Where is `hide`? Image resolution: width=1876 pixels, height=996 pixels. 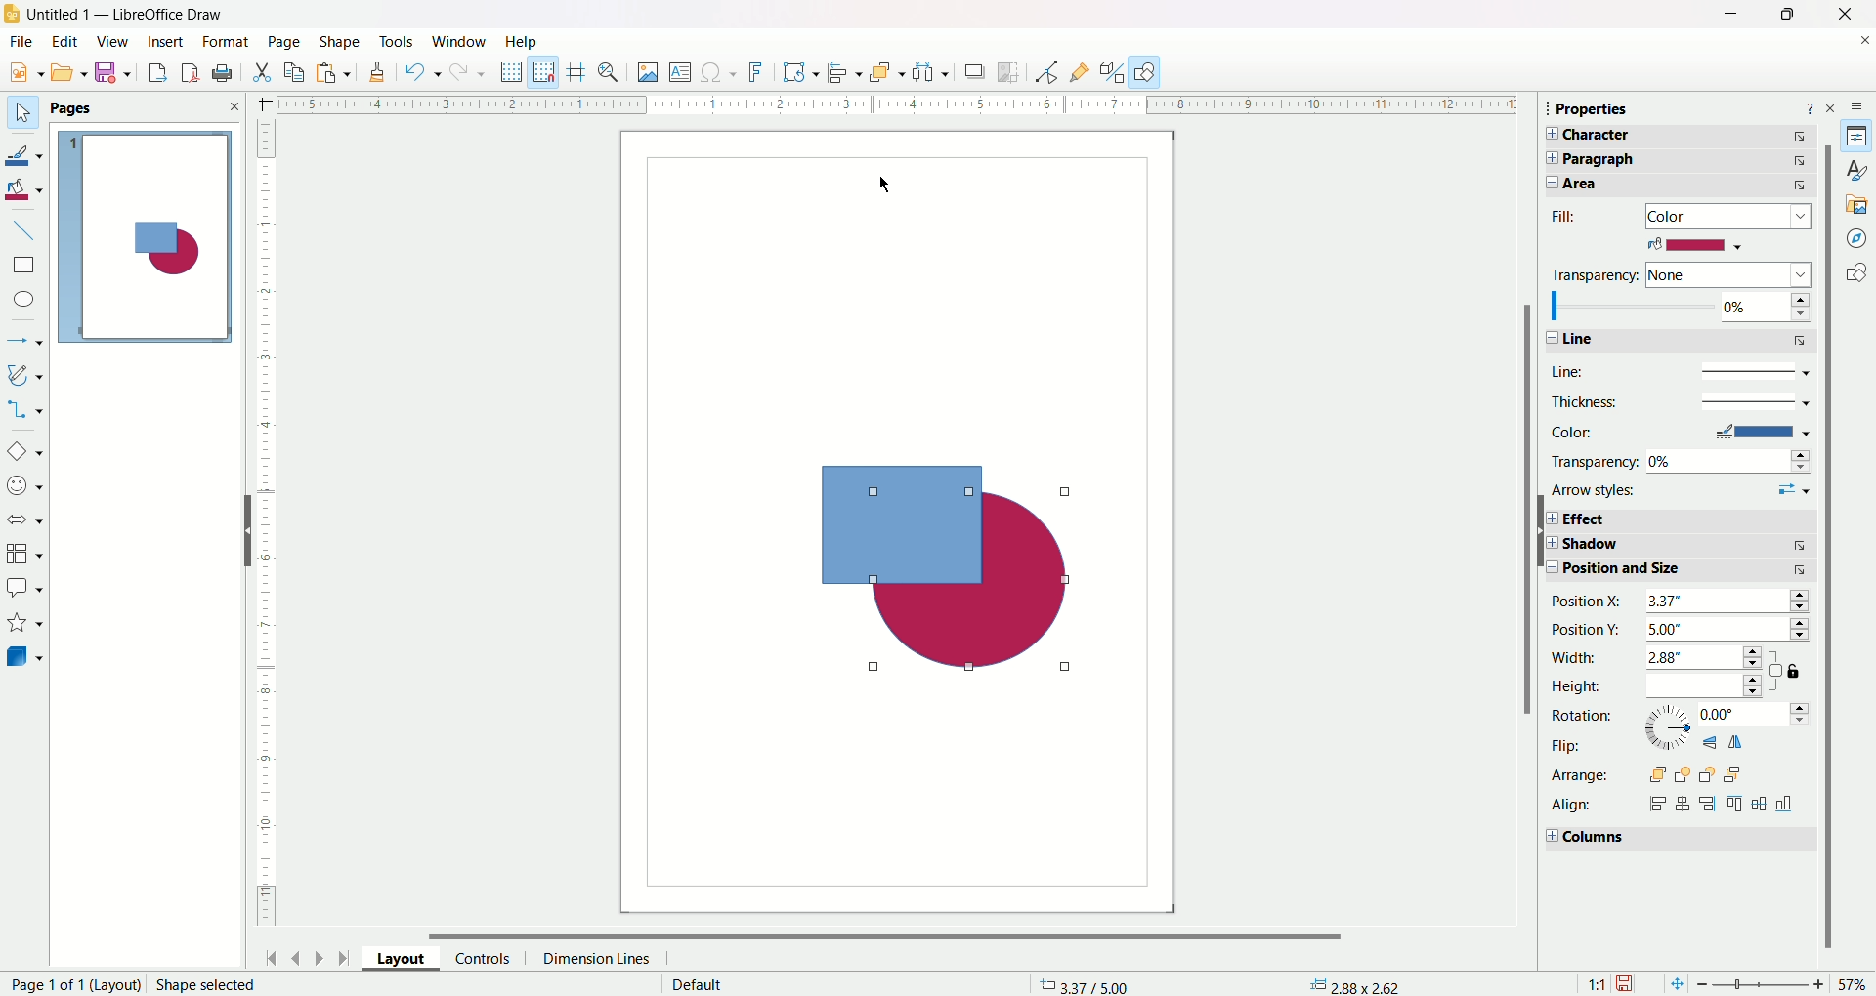
hide is located at coordinates (245, 532).